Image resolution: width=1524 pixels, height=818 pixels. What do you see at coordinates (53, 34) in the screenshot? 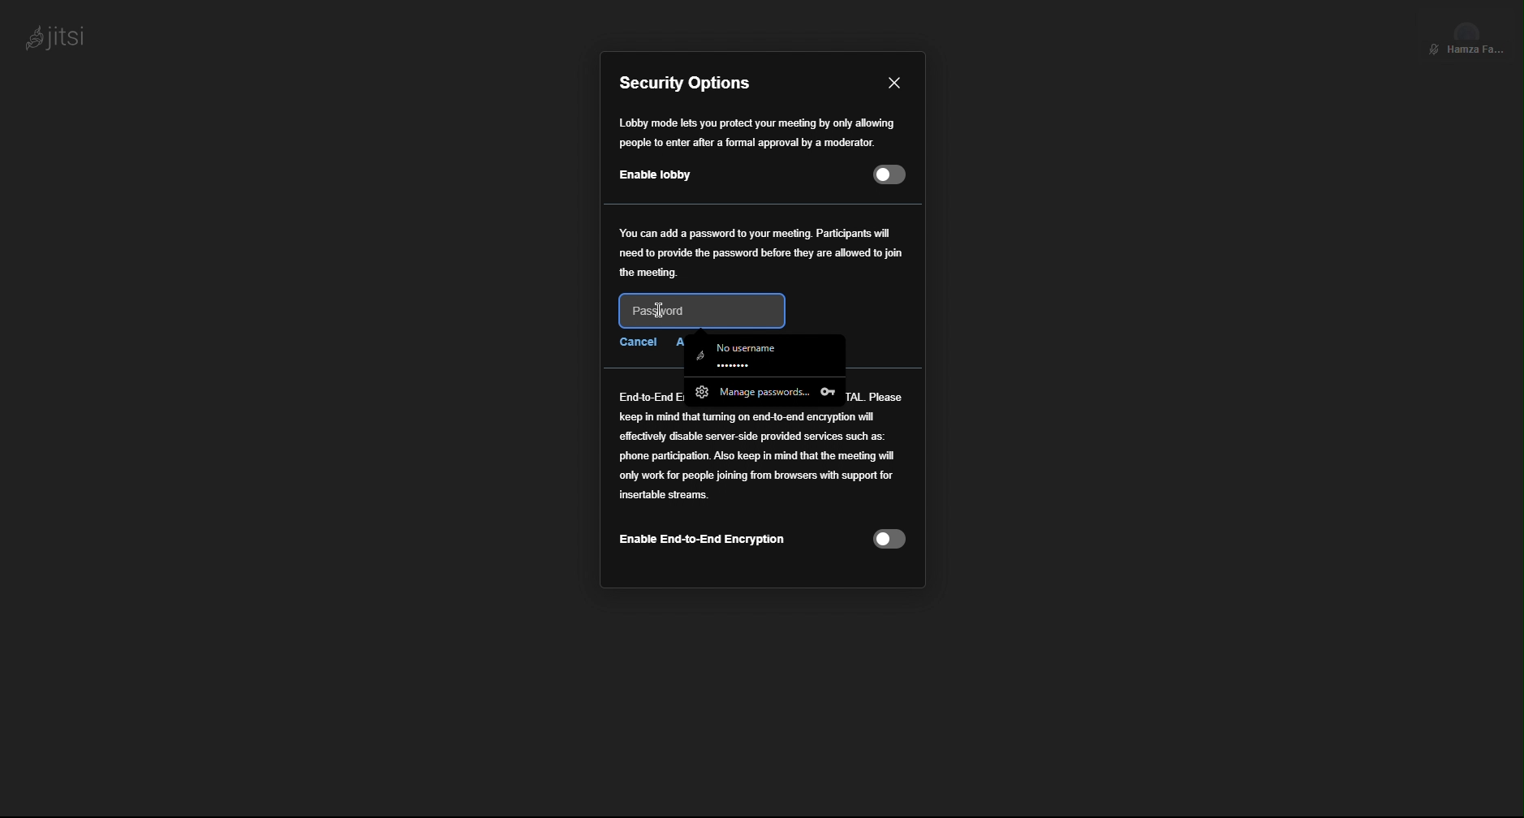
I see `jitsi` at bounding box center [53, 34].